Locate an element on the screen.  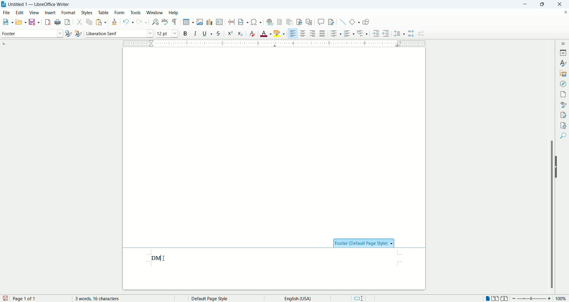
tools is located at coordinates (136, 12).